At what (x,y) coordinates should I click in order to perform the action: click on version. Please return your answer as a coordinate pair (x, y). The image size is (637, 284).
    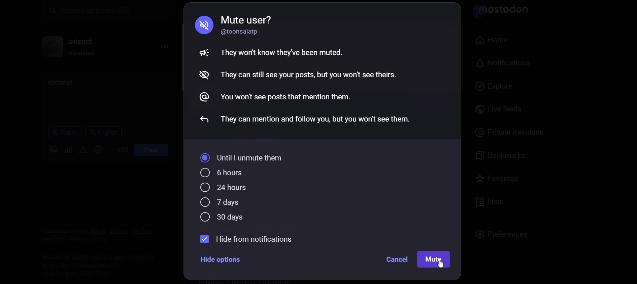
    Looking at the image, I should click on (78, 274).